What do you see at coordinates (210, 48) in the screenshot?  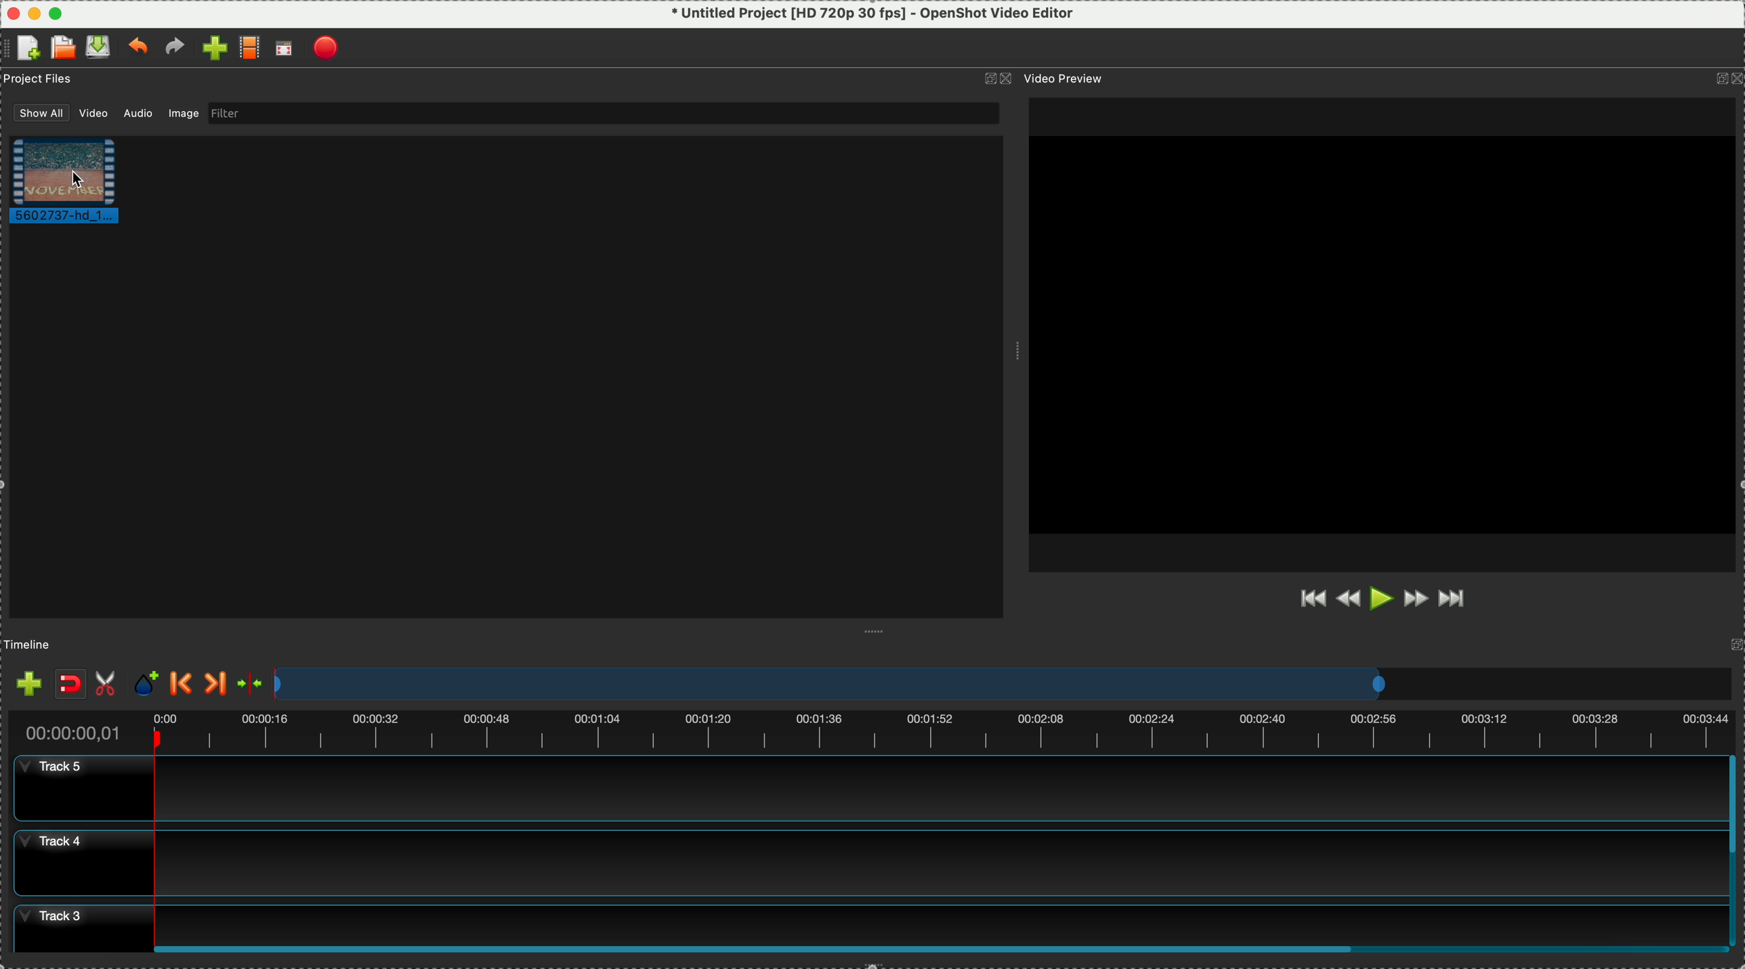 I see `import file` at bounding box center [210, 48].